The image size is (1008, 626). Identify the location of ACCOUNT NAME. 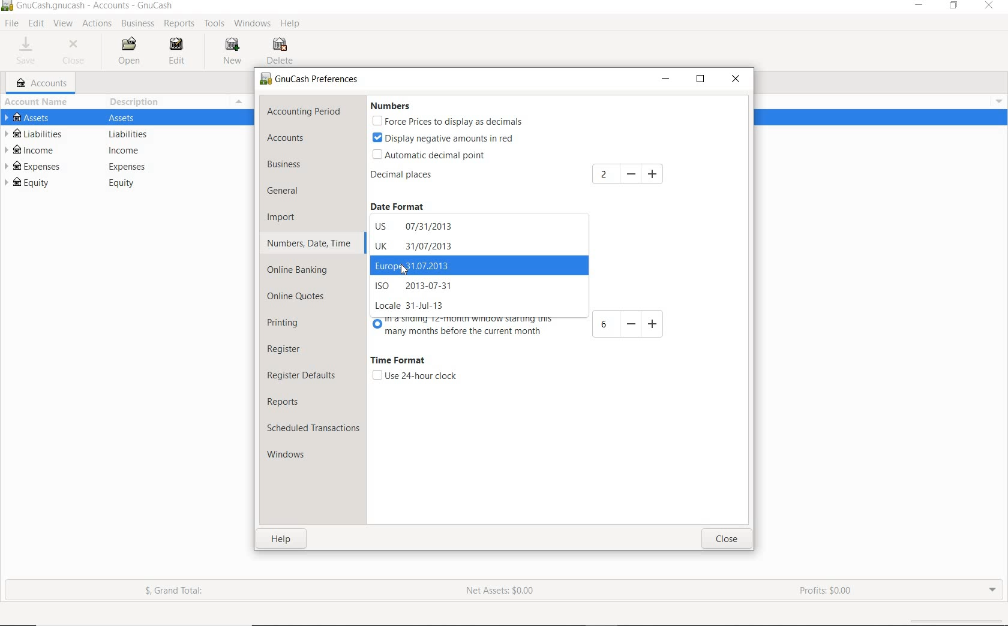
(38, 103).